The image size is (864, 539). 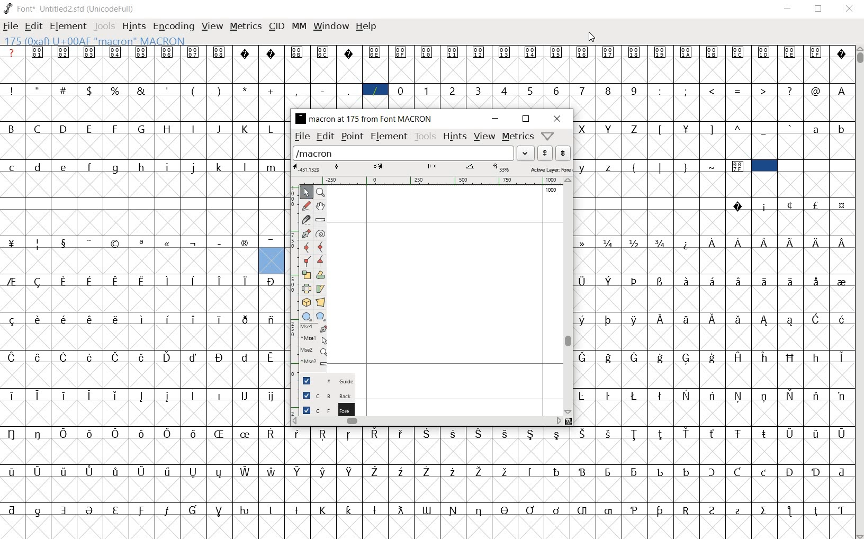 What do you see at coordinates (788, 10) in the screenshot?
I see `Minimize` at bounding box center [788, 10].